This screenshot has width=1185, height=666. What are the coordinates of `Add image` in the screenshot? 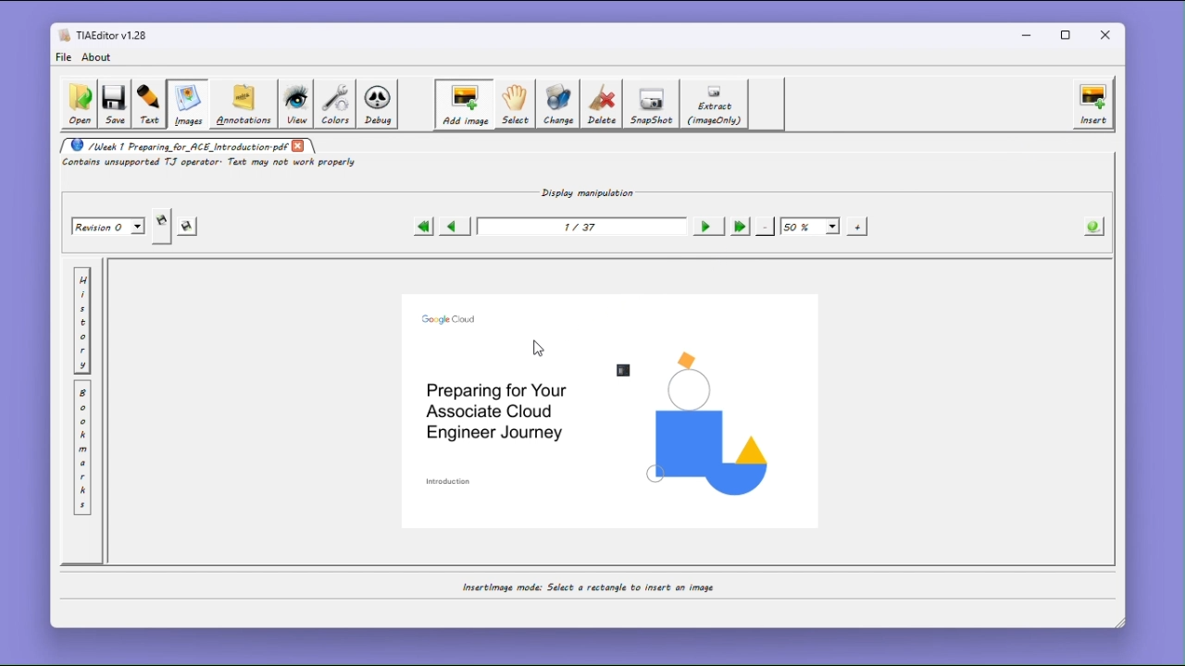 It's located at (463, 105).